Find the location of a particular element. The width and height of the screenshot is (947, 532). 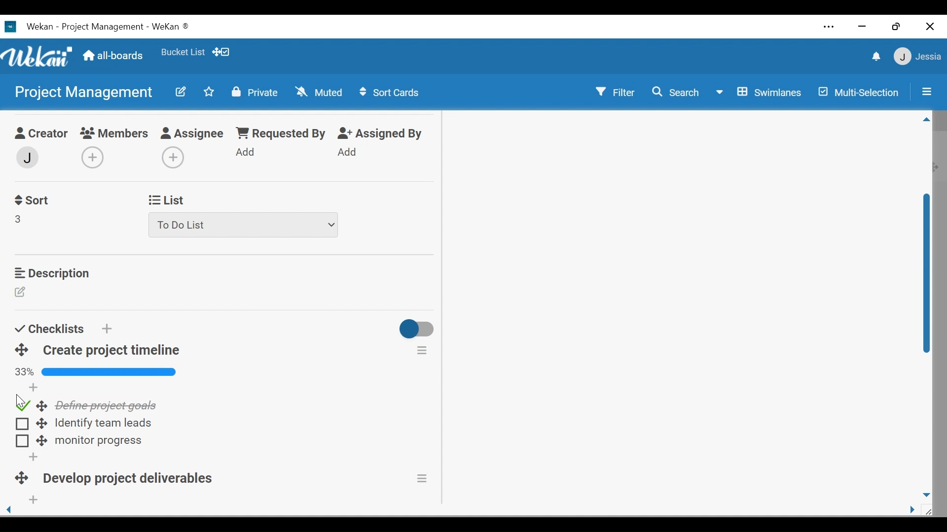

Muted is located at coordinates (318, 92).